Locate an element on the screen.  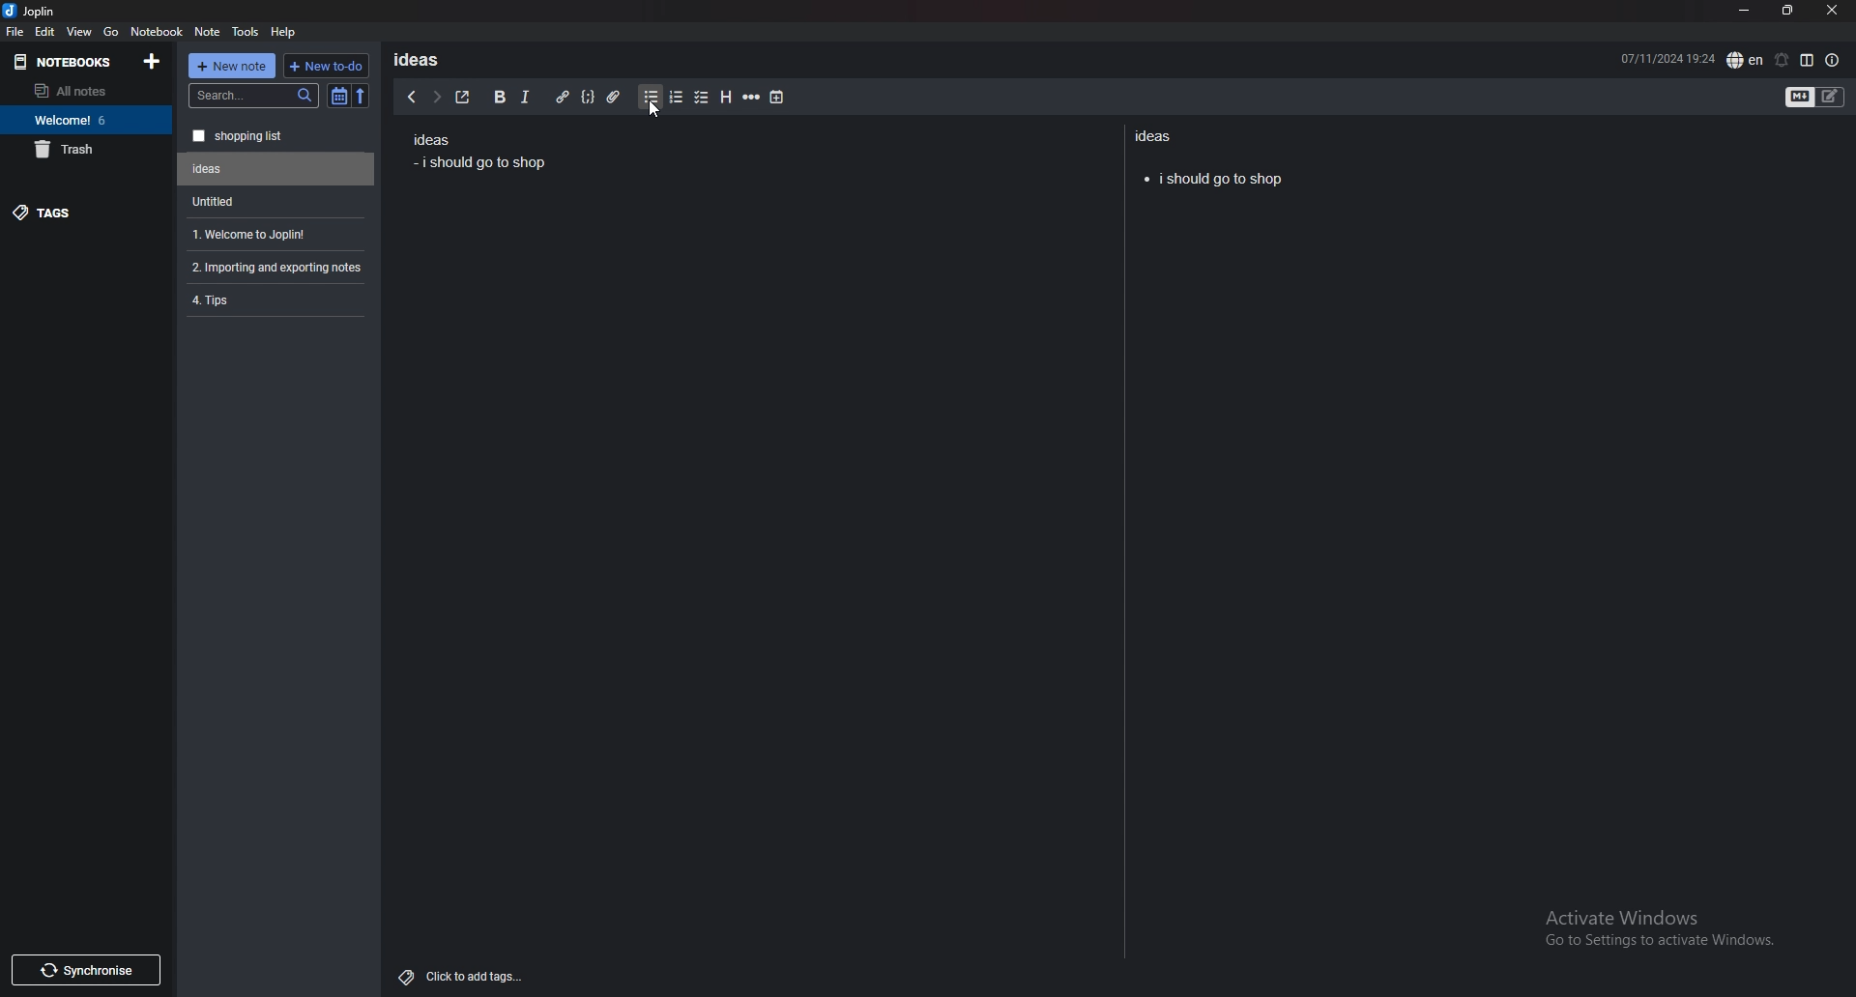
i should go to shop is located at coordinates (1214, 176).